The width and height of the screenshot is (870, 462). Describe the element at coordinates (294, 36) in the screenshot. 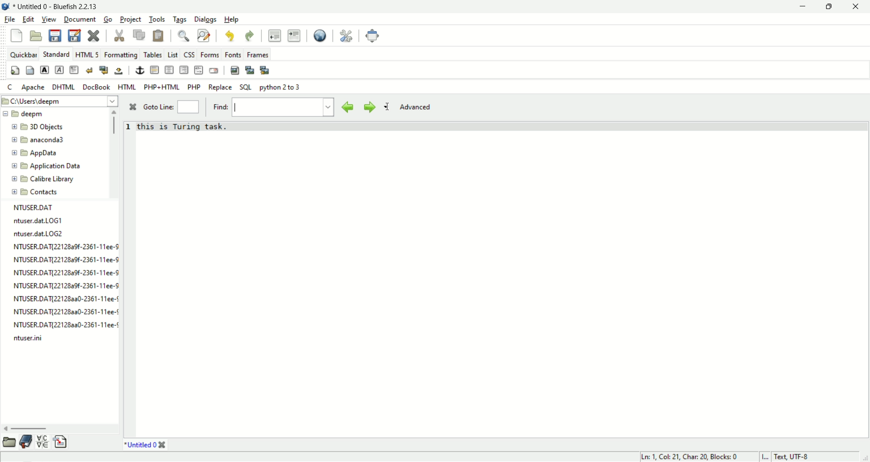

I see `indent` at that location.